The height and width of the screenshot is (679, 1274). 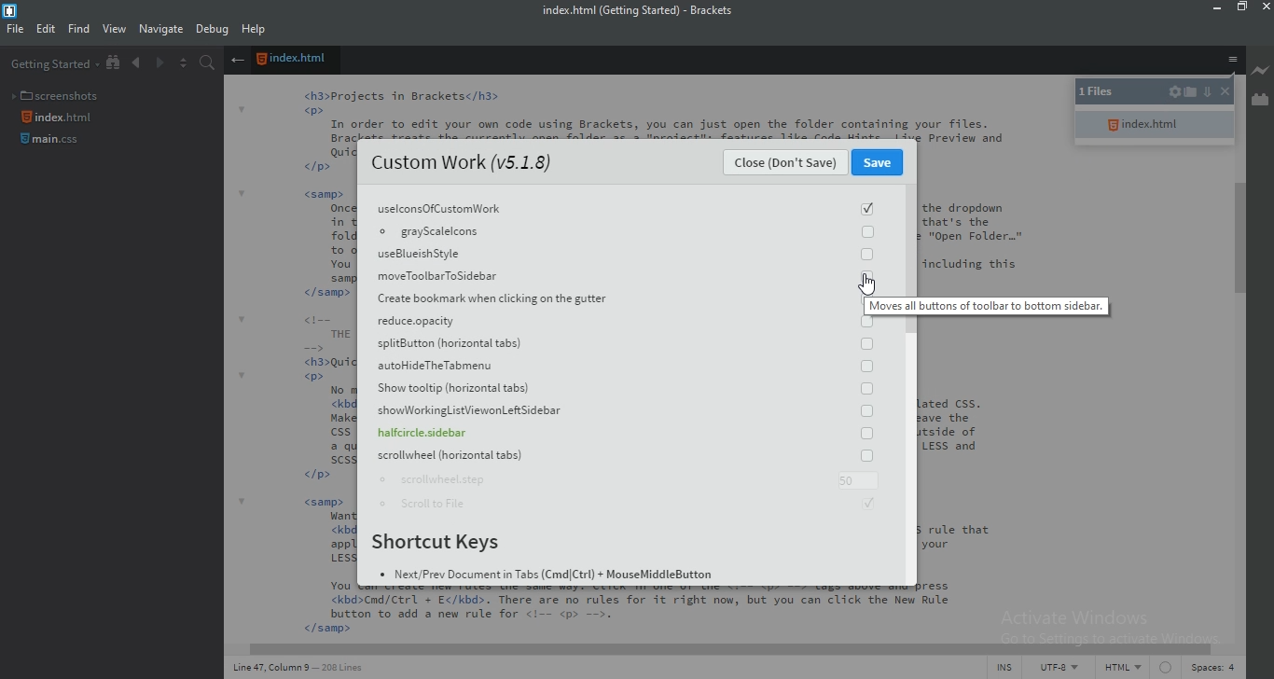 What do you see at coordinates (1193, 95) in the screenshot?
I see `open folder` at bounding box center [1193, 95].